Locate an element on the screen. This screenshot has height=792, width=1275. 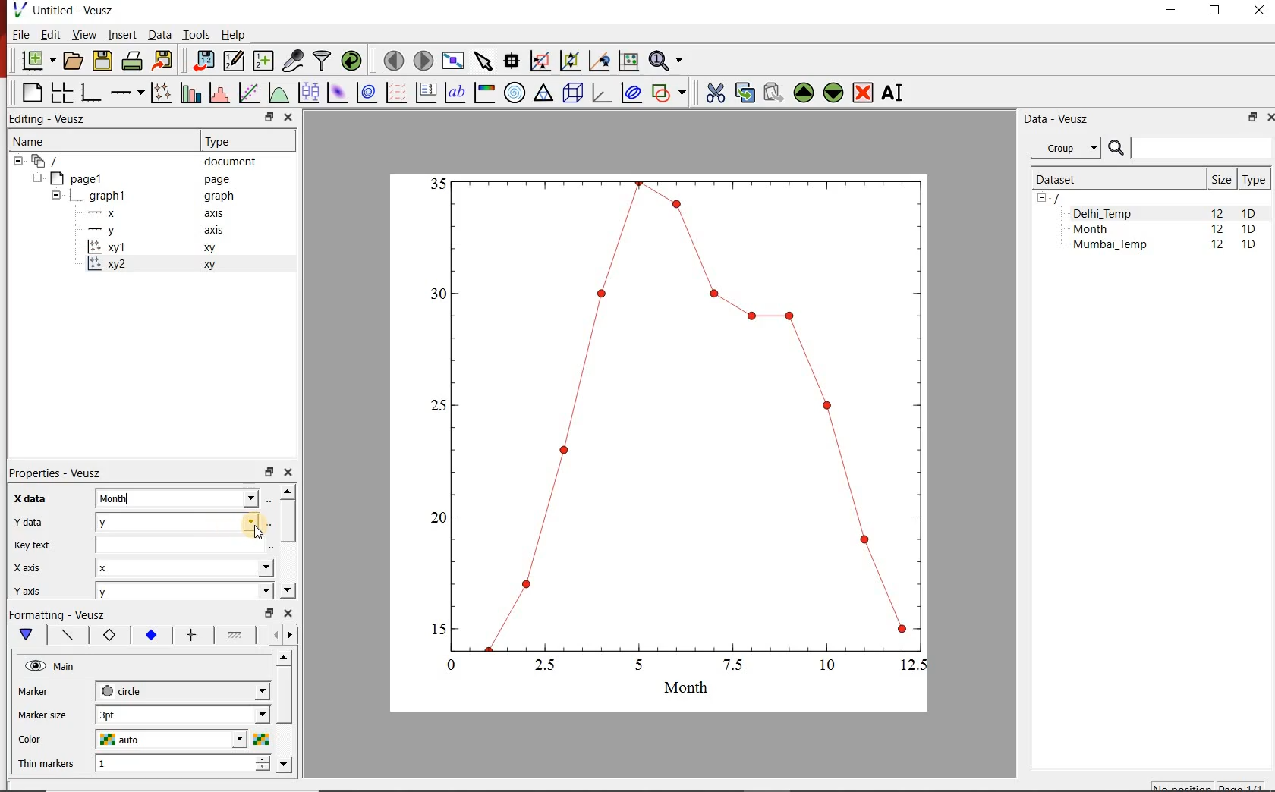
Delhi_Temp is located at coordinates (1105, 213).